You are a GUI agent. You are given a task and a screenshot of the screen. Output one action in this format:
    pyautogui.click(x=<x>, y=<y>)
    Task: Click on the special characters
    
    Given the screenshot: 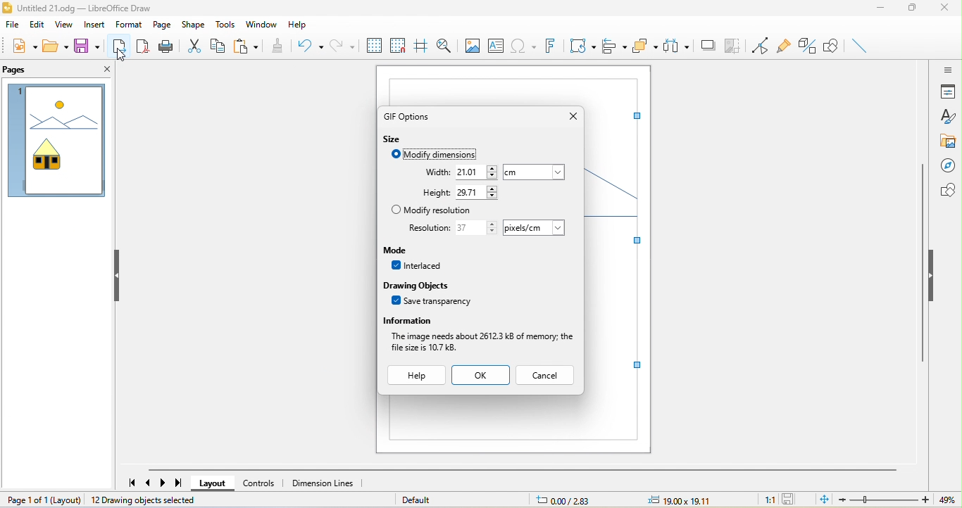 What is the action you would take?
    pyautogui.click(x=523, y=46)
    